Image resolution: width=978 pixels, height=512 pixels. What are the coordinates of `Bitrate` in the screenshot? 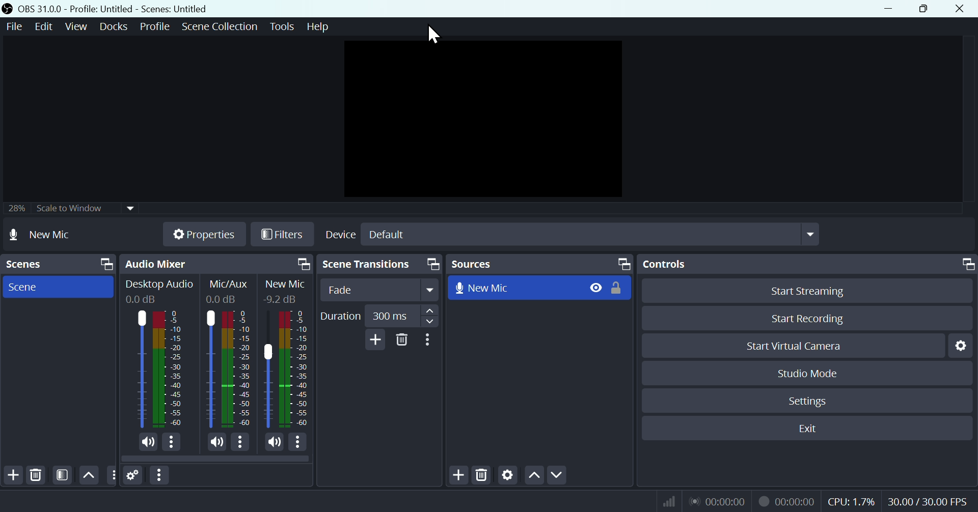 It's located at (667, 500).